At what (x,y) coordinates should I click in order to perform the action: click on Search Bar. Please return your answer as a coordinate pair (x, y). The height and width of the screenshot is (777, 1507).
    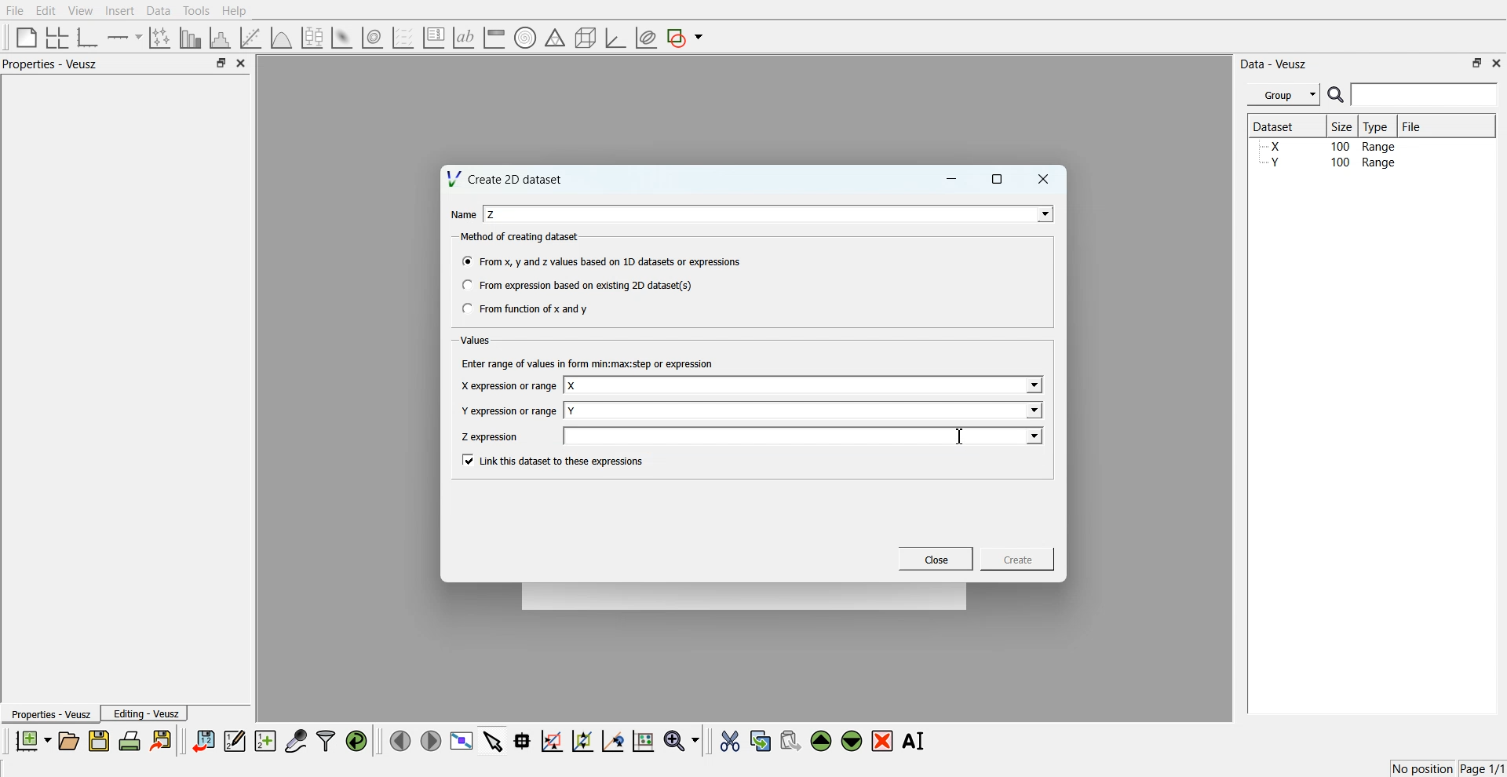
    Looking at the image, I should click on (1414, 94).